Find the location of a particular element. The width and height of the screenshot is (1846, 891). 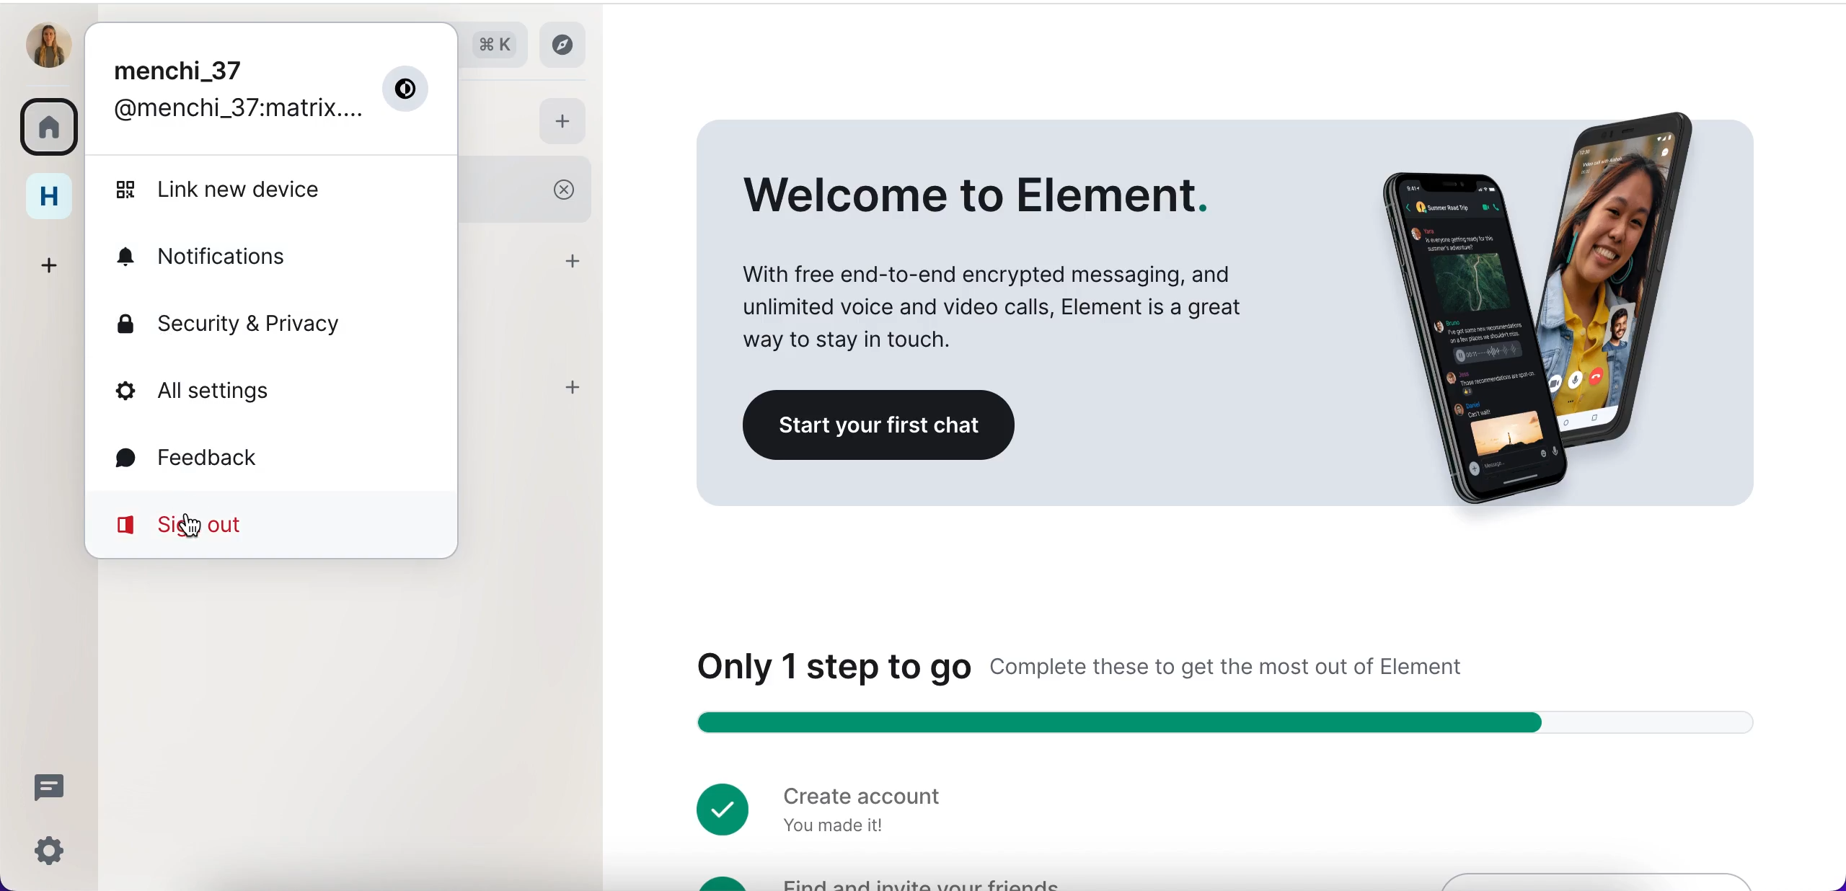

explore rooms is located at coordinates (570, 45).